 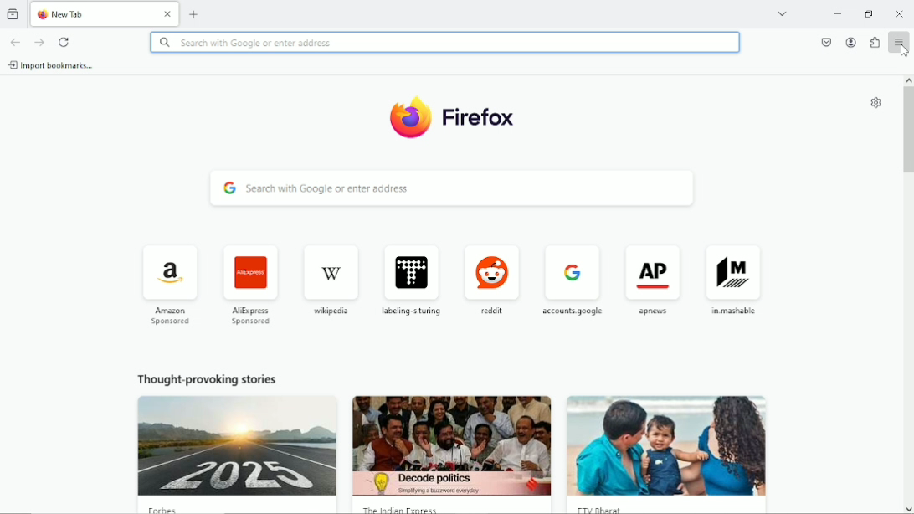 I want to click on accounts google, so click(x=569, y=279).